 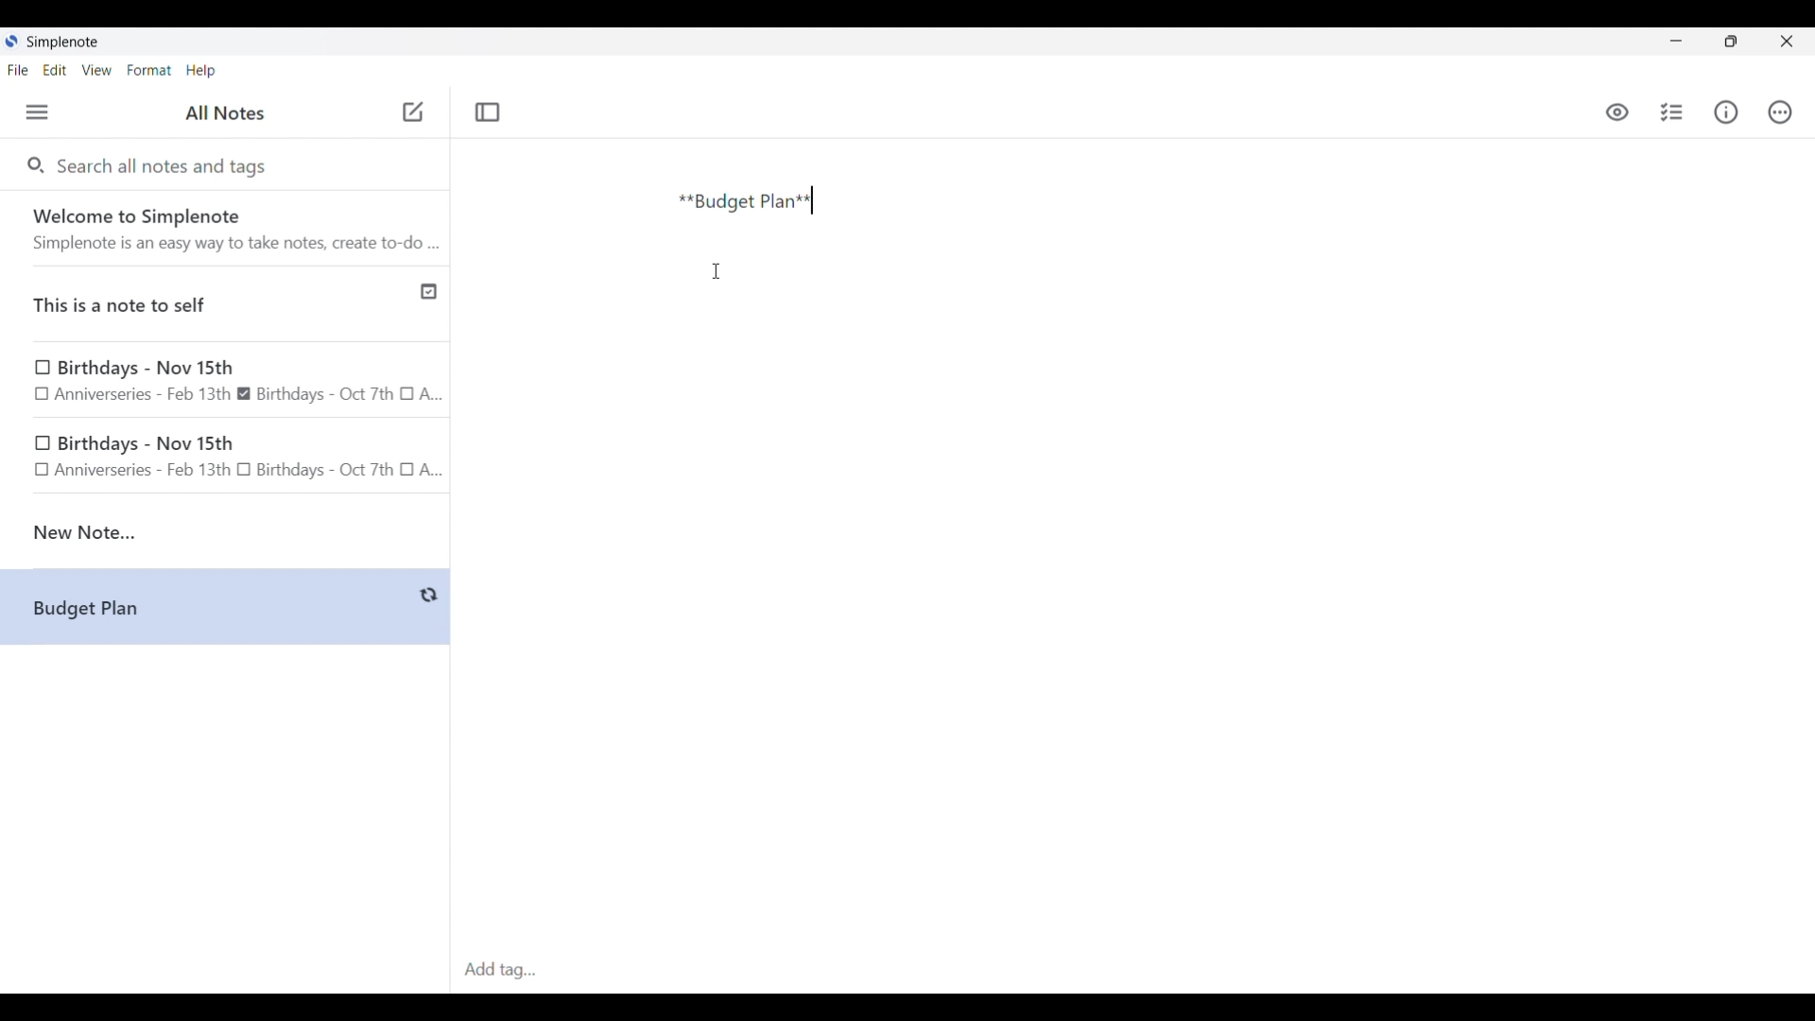 What do you see at coordinates (200, 70) in the screenshot?
I see `Help menu` at bounding box center [200, 70].